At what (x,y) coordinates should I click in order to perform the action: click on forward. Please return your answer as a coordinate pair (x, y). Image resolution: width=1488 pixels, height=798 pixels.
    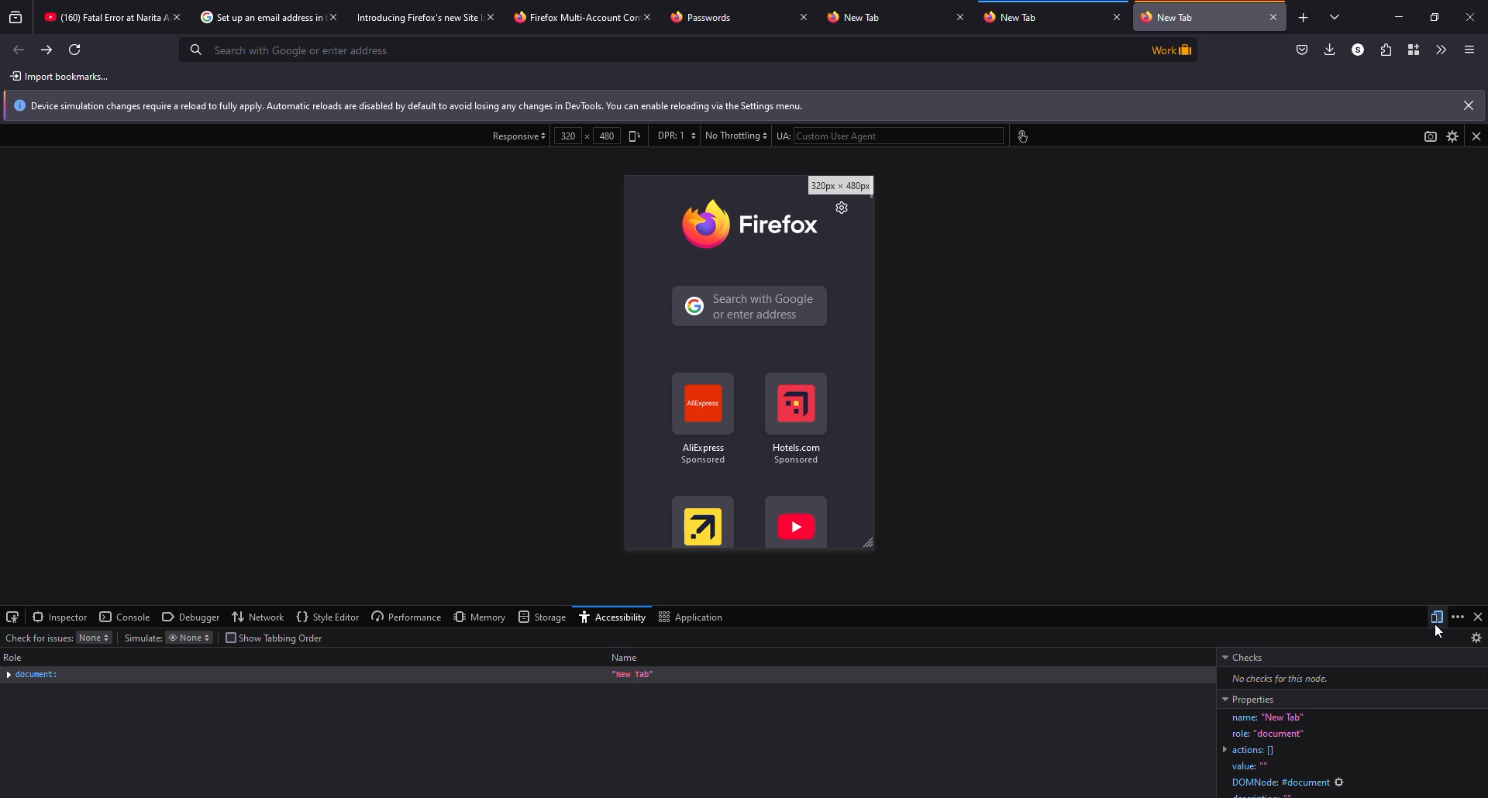
    Looking at the image, I should click on (47, 50).